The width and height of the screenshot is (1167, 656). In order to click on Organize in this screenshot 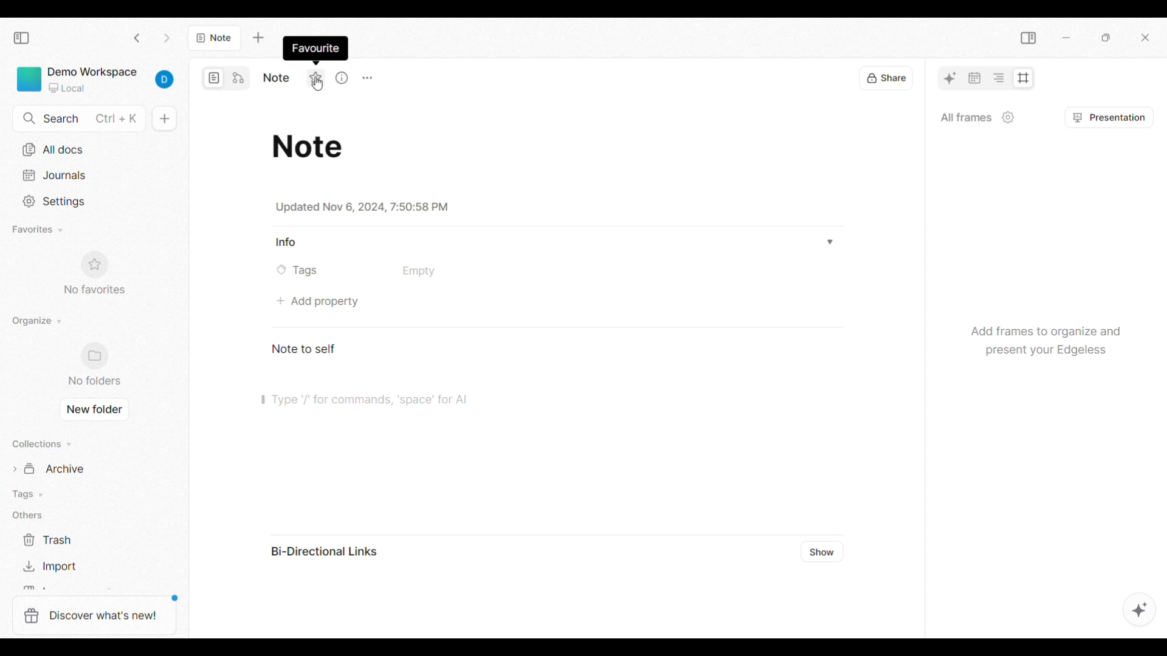, I will do `click(43, 321)`.